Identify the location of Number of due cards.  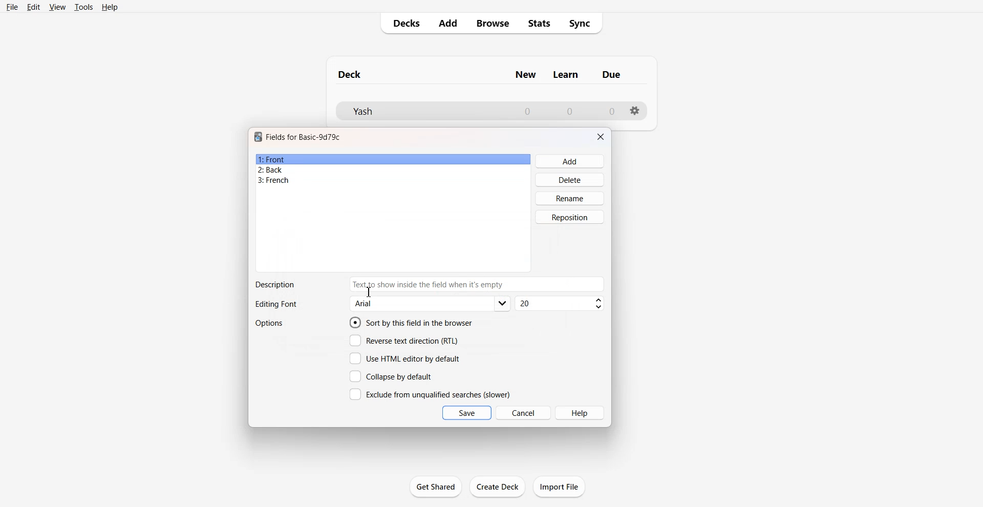
(612, 111).